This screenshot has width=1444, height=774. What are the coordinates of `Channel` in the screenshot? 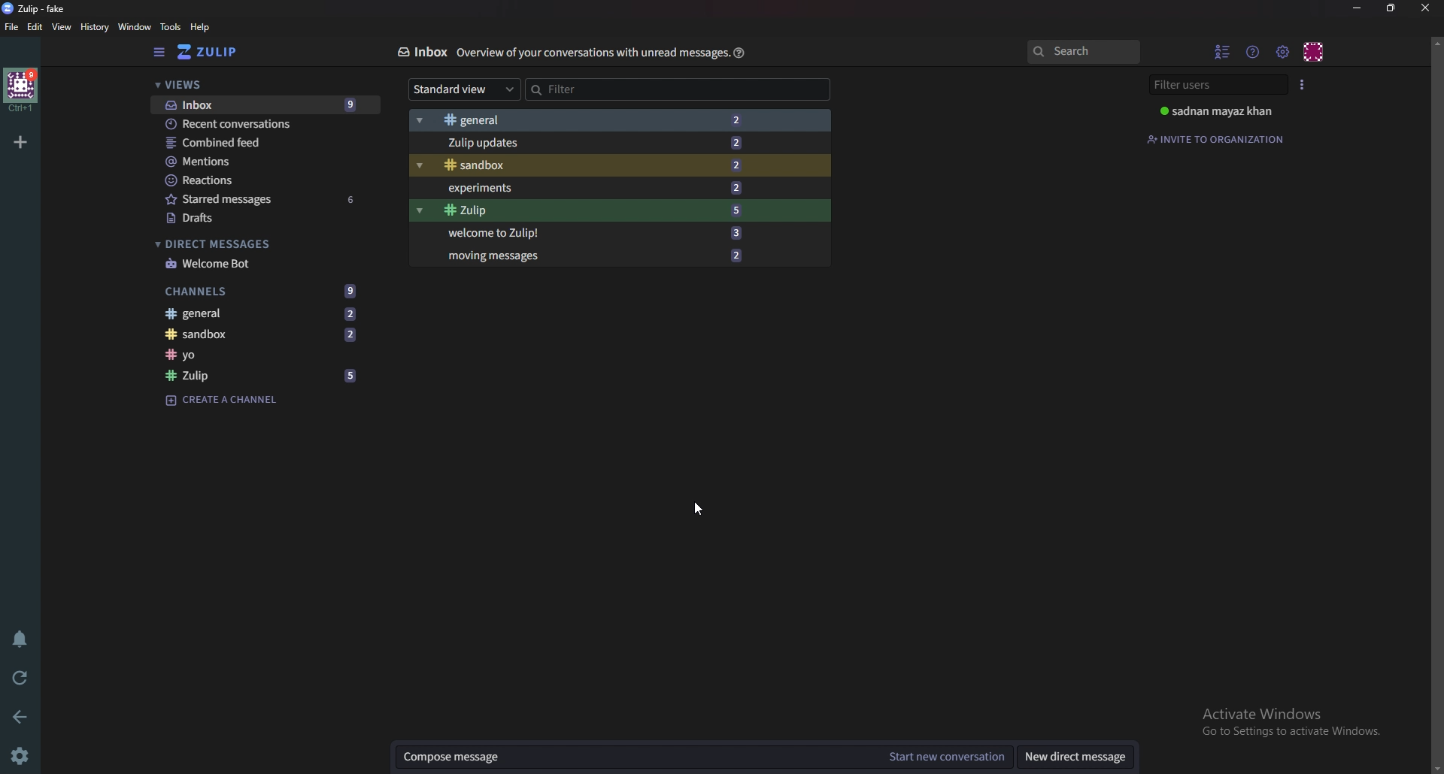 It's located at (262, 355).